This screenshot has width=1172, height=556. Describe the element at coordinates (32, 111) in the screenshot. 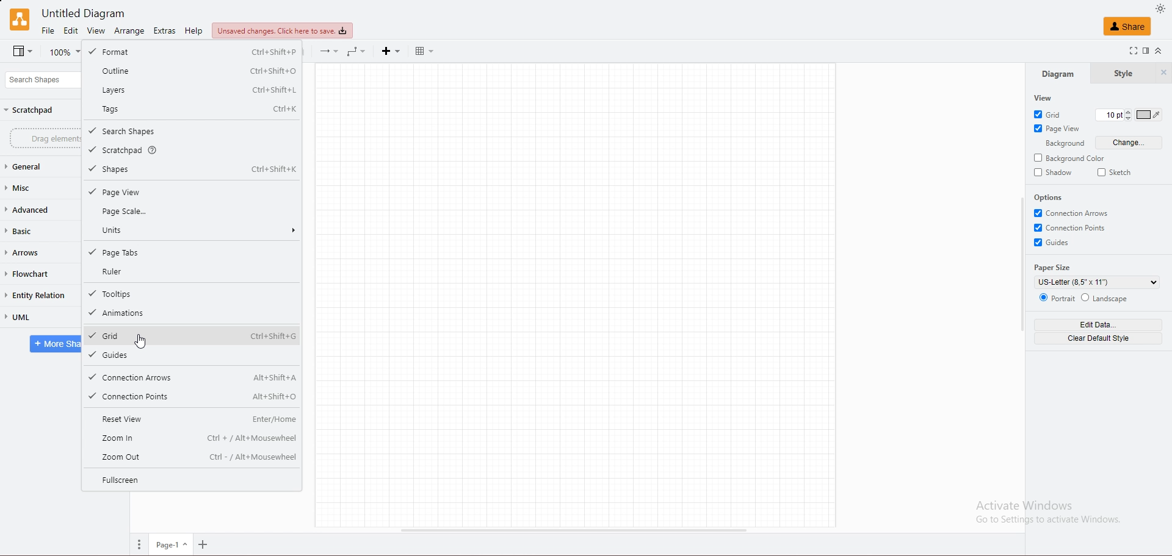

I see `scratchpad` at that location.